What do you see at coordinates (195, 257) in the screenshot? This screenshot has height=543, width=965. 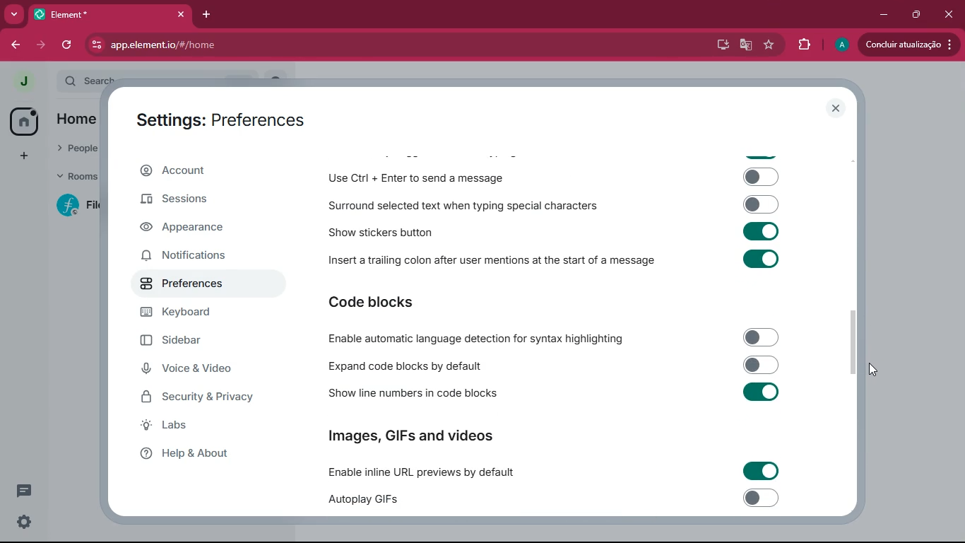 I see `notifications` at bounding box center [195, 257].